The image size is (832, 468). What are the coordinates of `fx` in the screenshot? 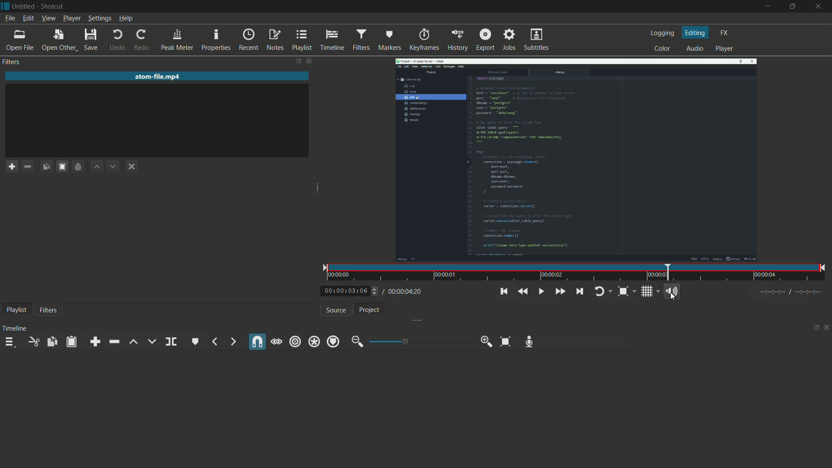 It's located at (725, 32).